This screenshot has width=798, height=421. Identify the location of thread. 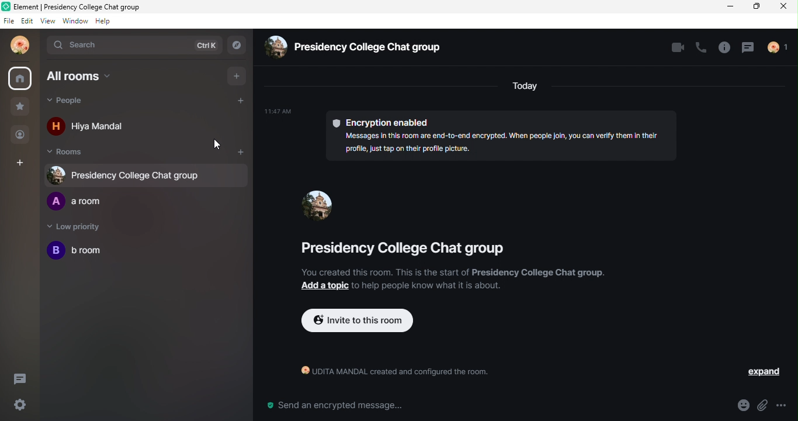
(747, 49).